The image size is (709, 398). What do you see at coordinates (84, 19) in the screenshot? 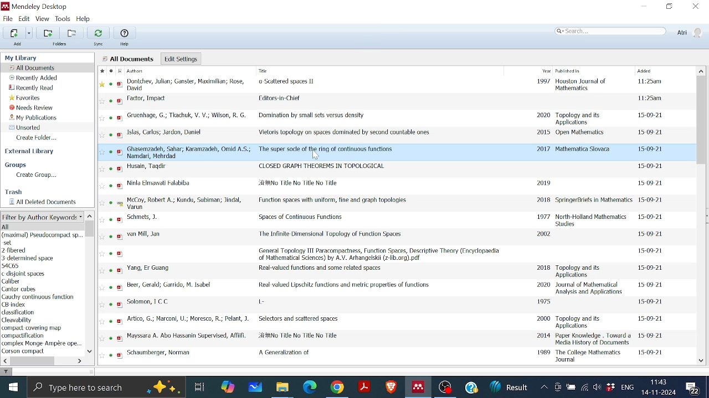
I see `Help` at bounding box center [84, 19].